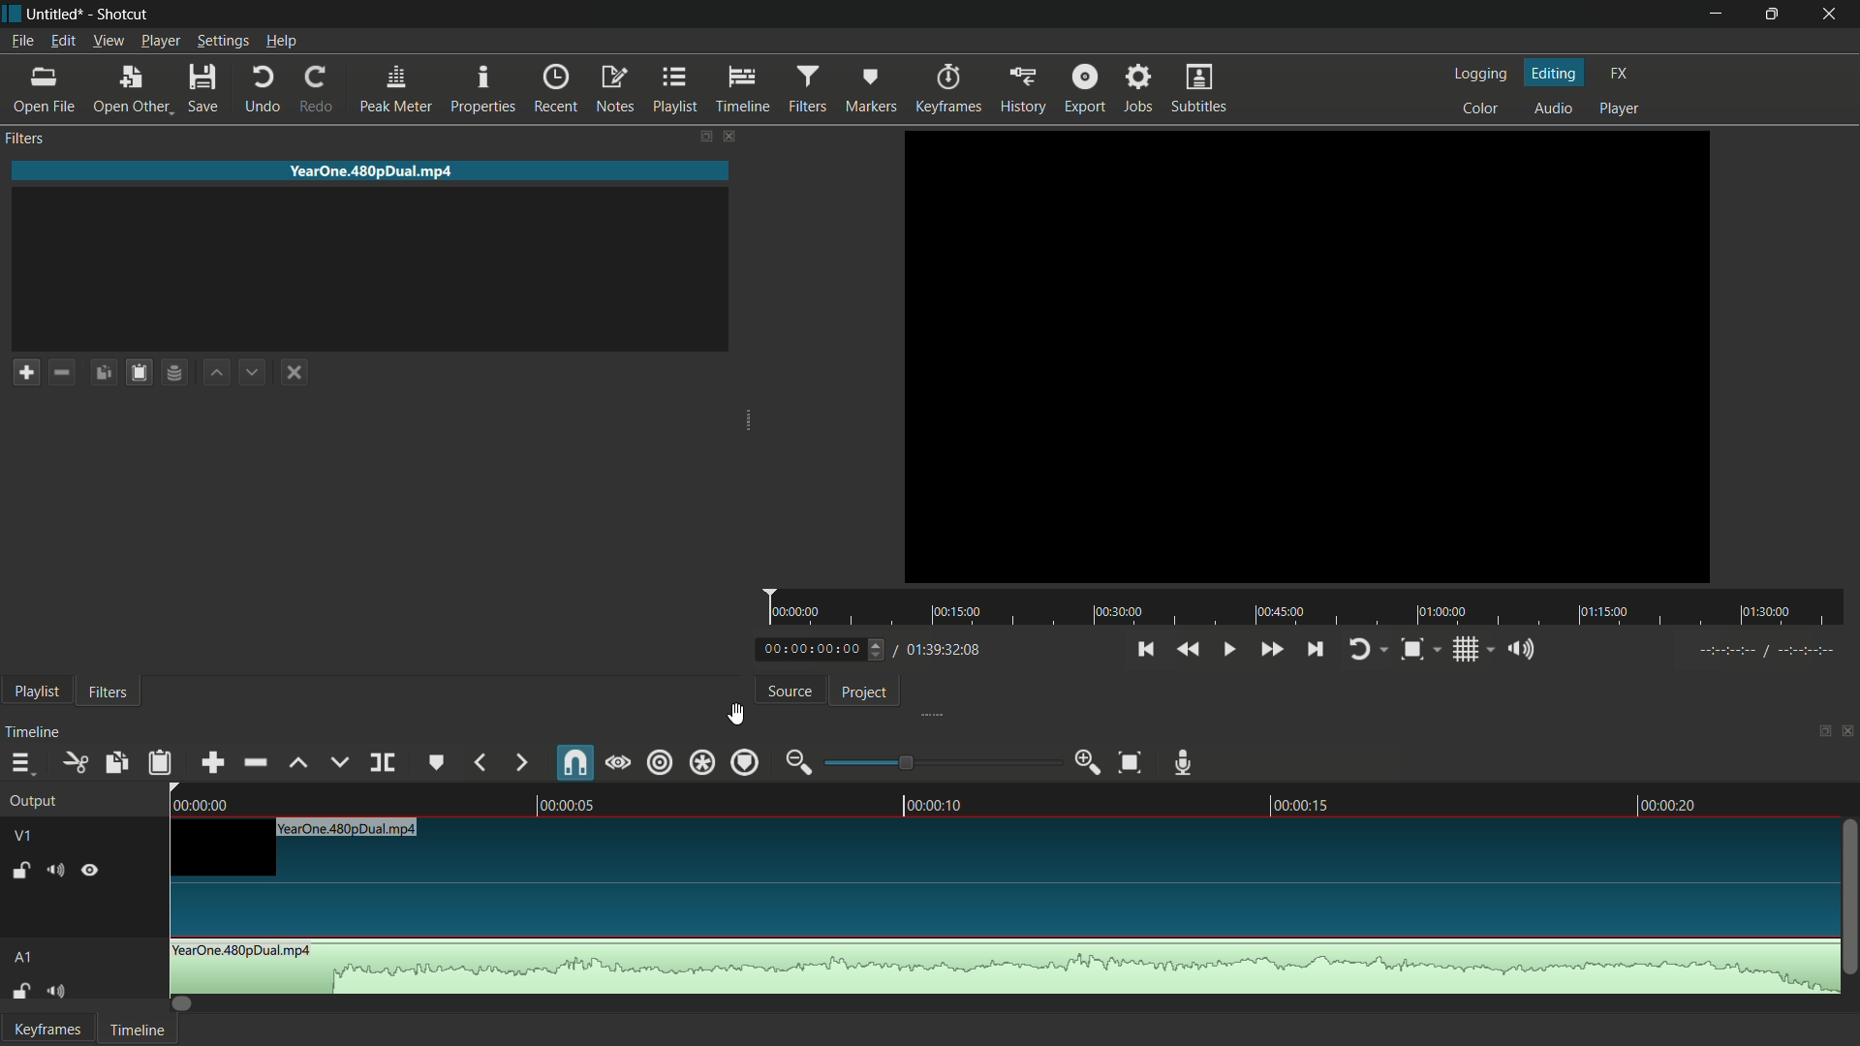 This screenshot has width=1860, height=1046. What do you see at coordinates (162, 42) in the screenshot?
I see `player menu` at bounding box center [162, 42].